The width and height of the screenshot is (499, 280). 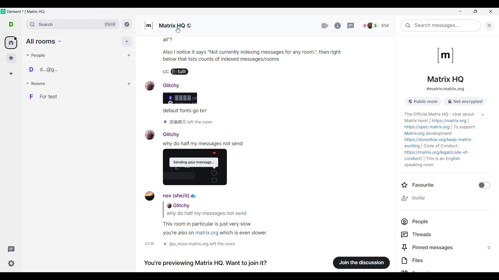 I want to click on #matrix.matrix.org, so click(x=445, y=89).